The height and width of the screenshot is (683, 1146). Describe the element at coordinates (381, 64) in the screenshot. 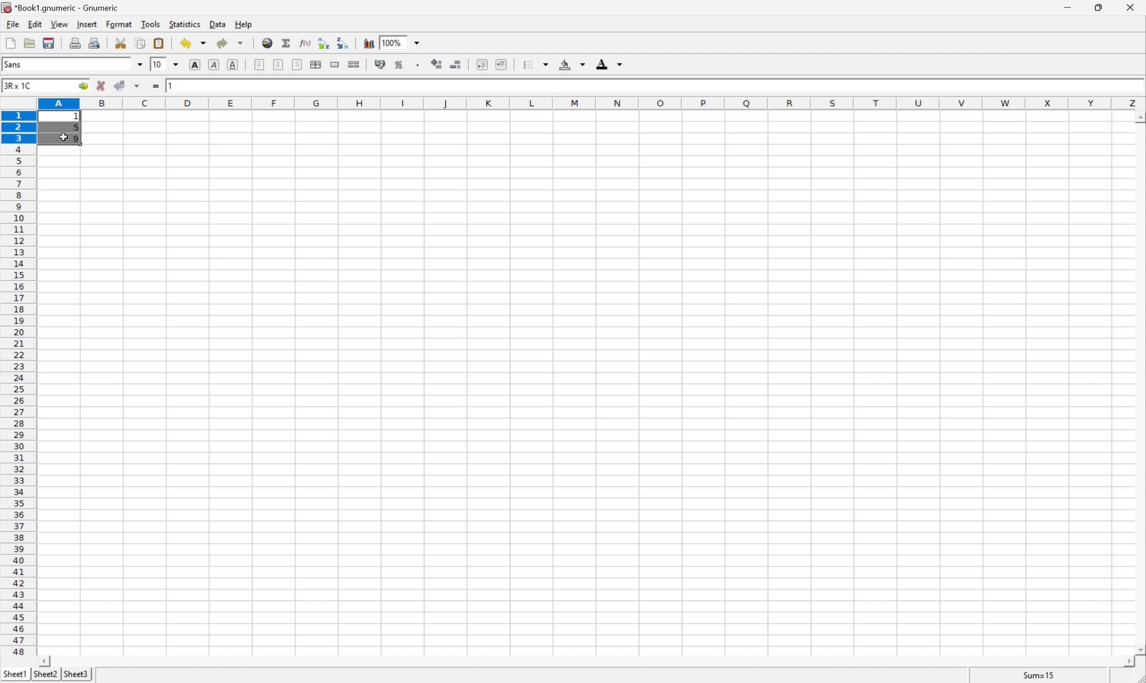

I see `format selection as accounting` at that location.